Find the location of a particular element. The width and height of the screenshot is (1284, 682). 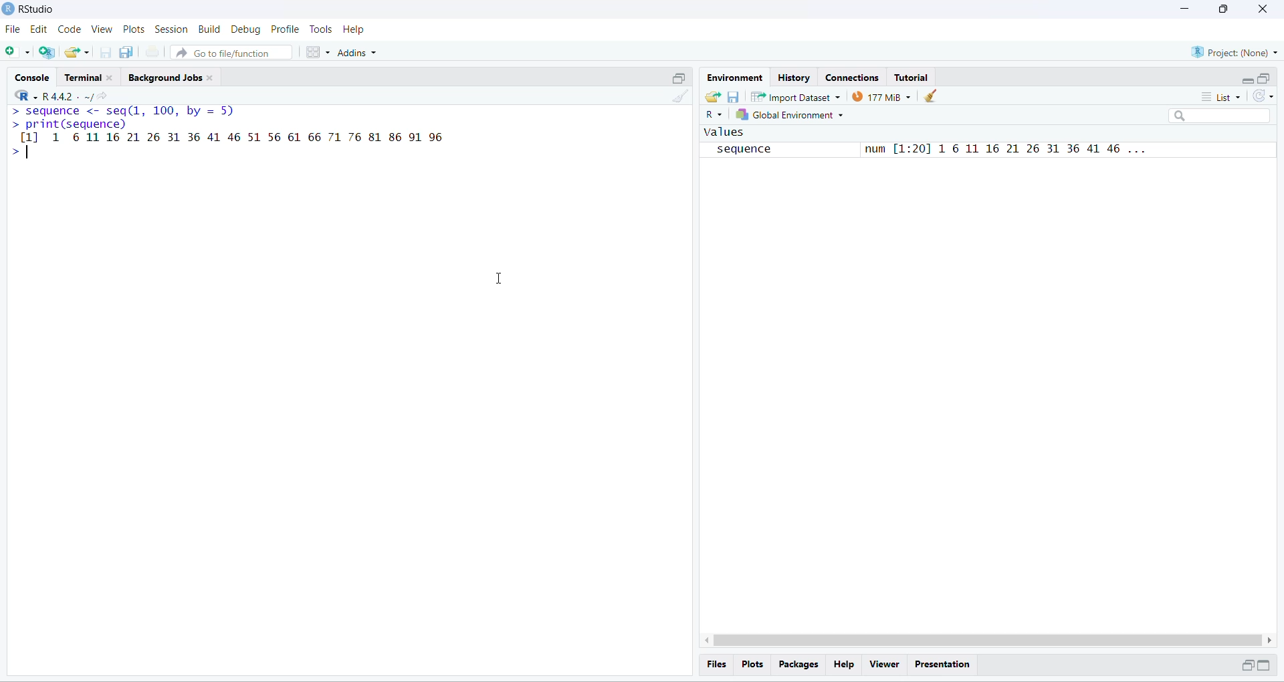

code is located at coordinates (70, 29).